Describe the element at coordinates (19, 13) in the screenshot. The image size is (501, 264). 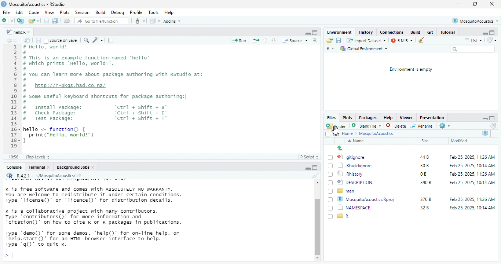
I see `edit` at that location.